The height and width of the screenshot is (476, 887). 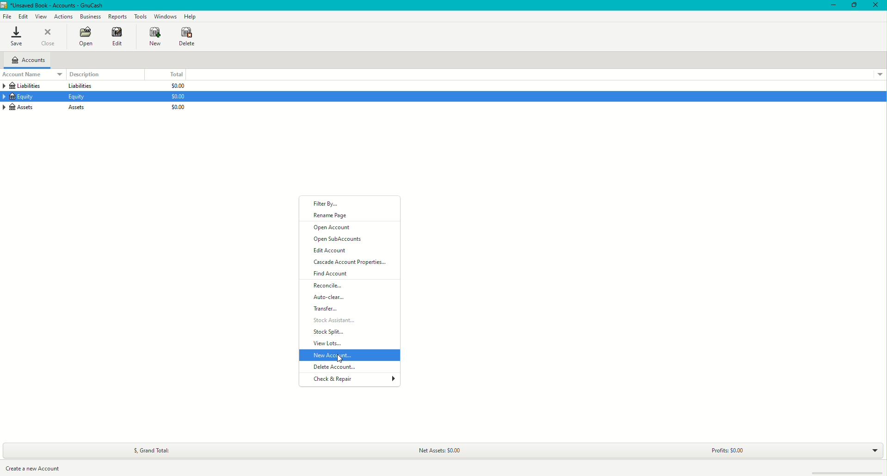 I want to click on Create a new account, so click(x=41, y=468).